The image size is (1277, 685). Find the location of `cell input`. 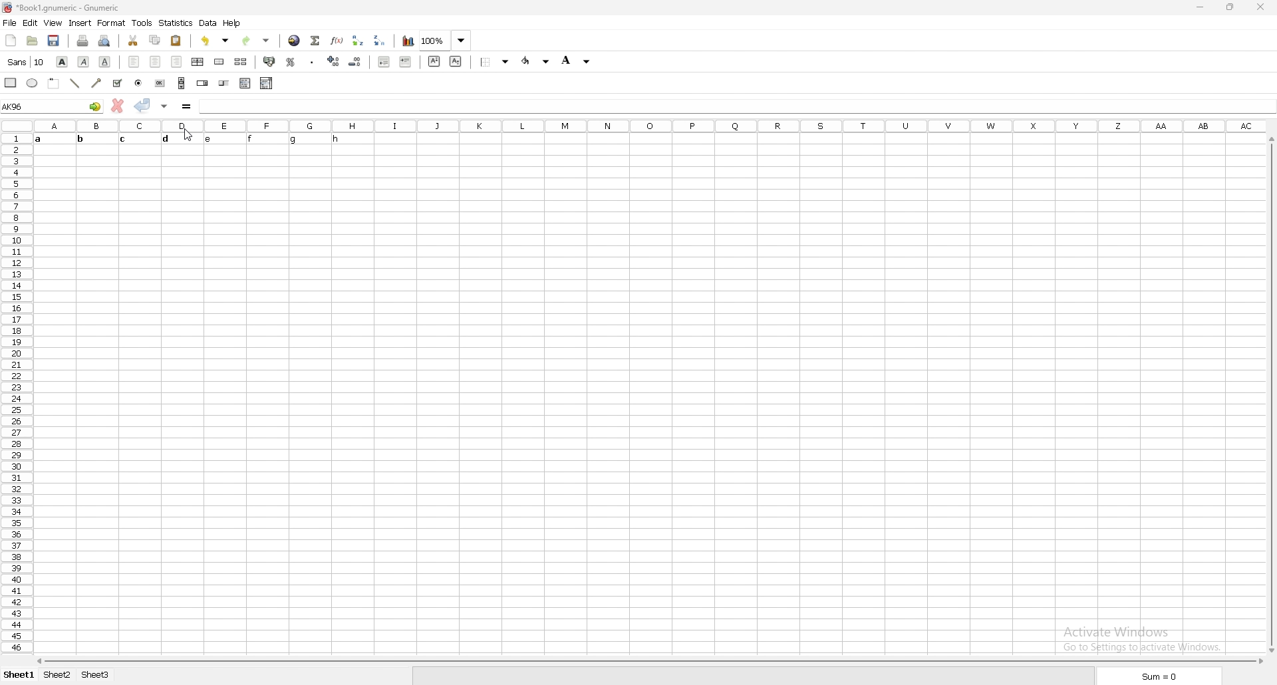

cell input is located at coordinates (736, 106).